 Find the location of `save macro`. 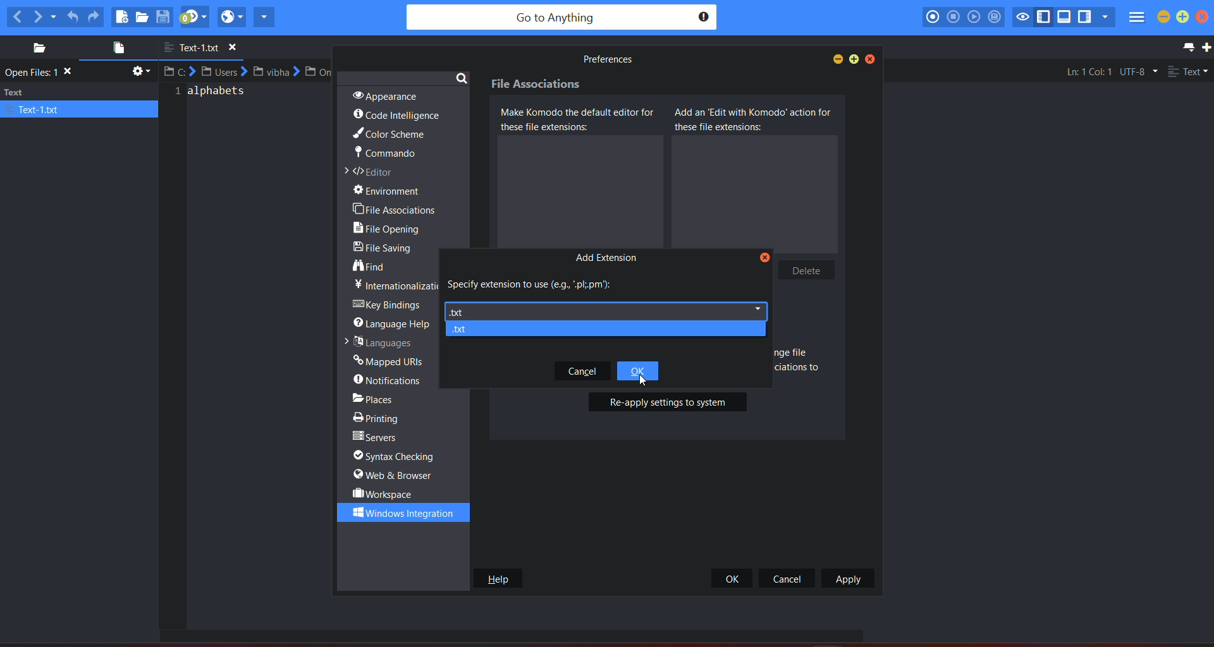

save macro is located at coordinates (995, 18).